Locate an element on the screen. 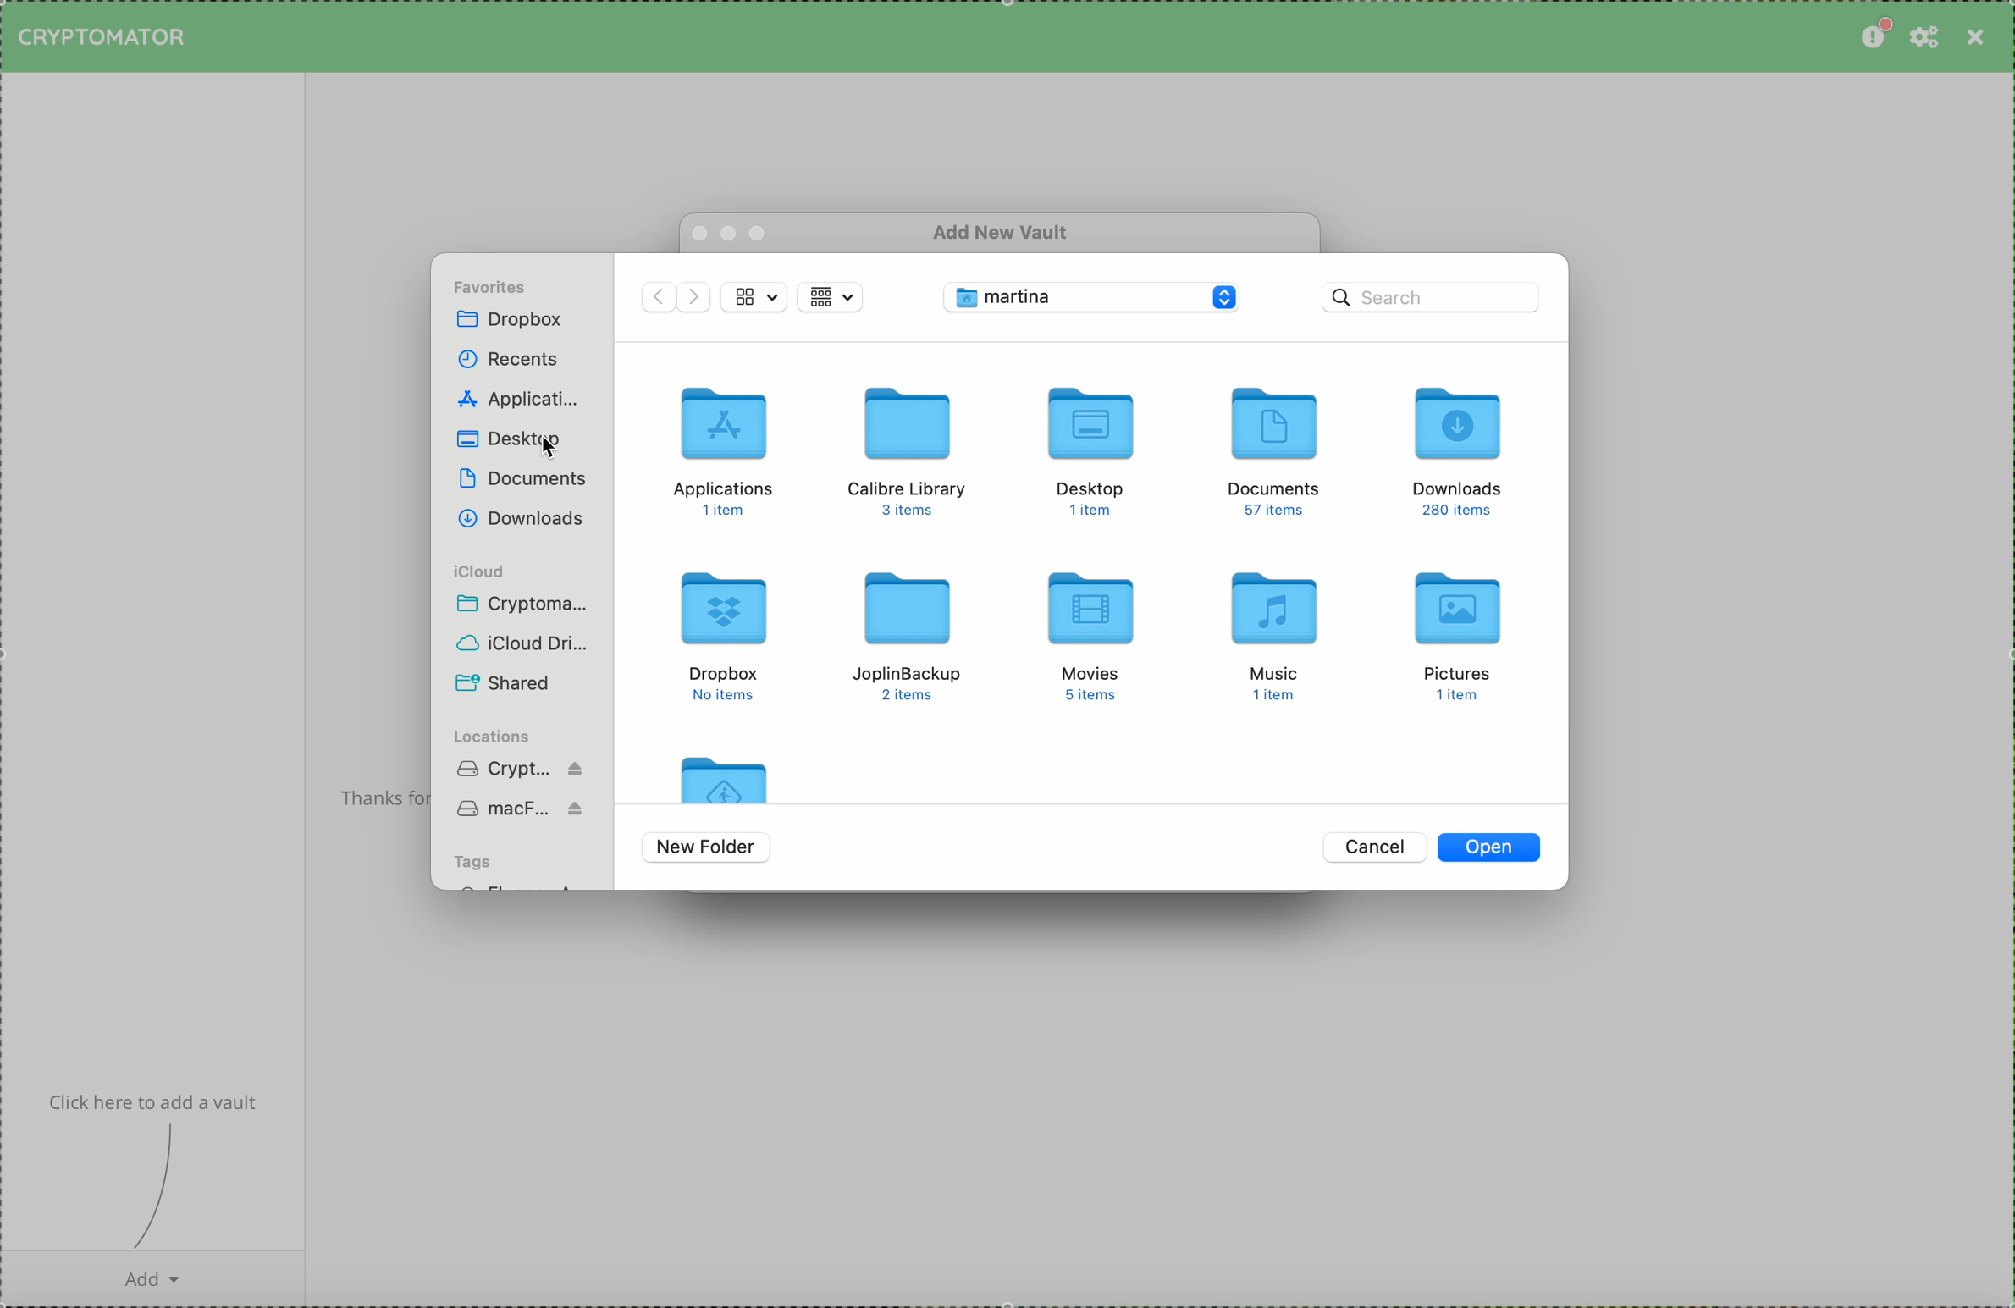  please consider donating is located at coordinates (1874, 35).